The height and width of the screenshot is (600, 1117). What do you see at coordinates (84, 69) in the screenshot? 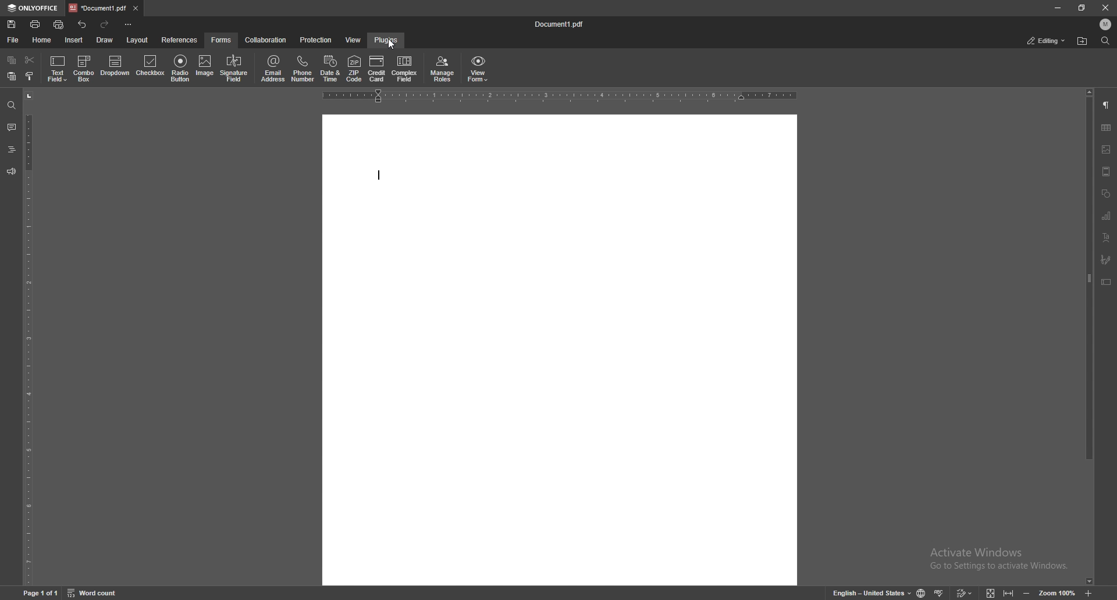
I see `combo box` at bounding box center [84, 69].